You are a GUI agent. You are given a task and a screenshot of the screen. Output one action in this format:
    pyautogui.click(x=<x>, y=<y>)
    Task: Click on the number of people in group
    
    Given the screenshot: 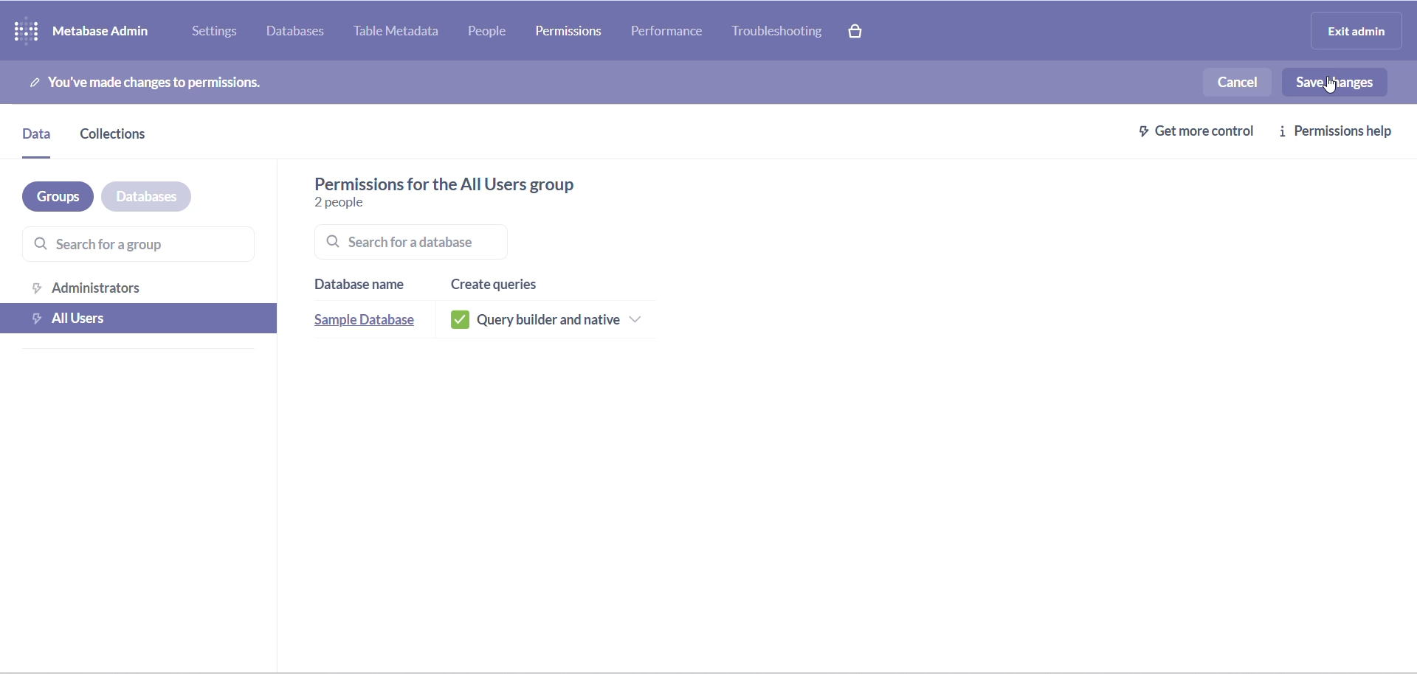 What is the action you would take?
    pyautogui.click(x=355, y=201)
    